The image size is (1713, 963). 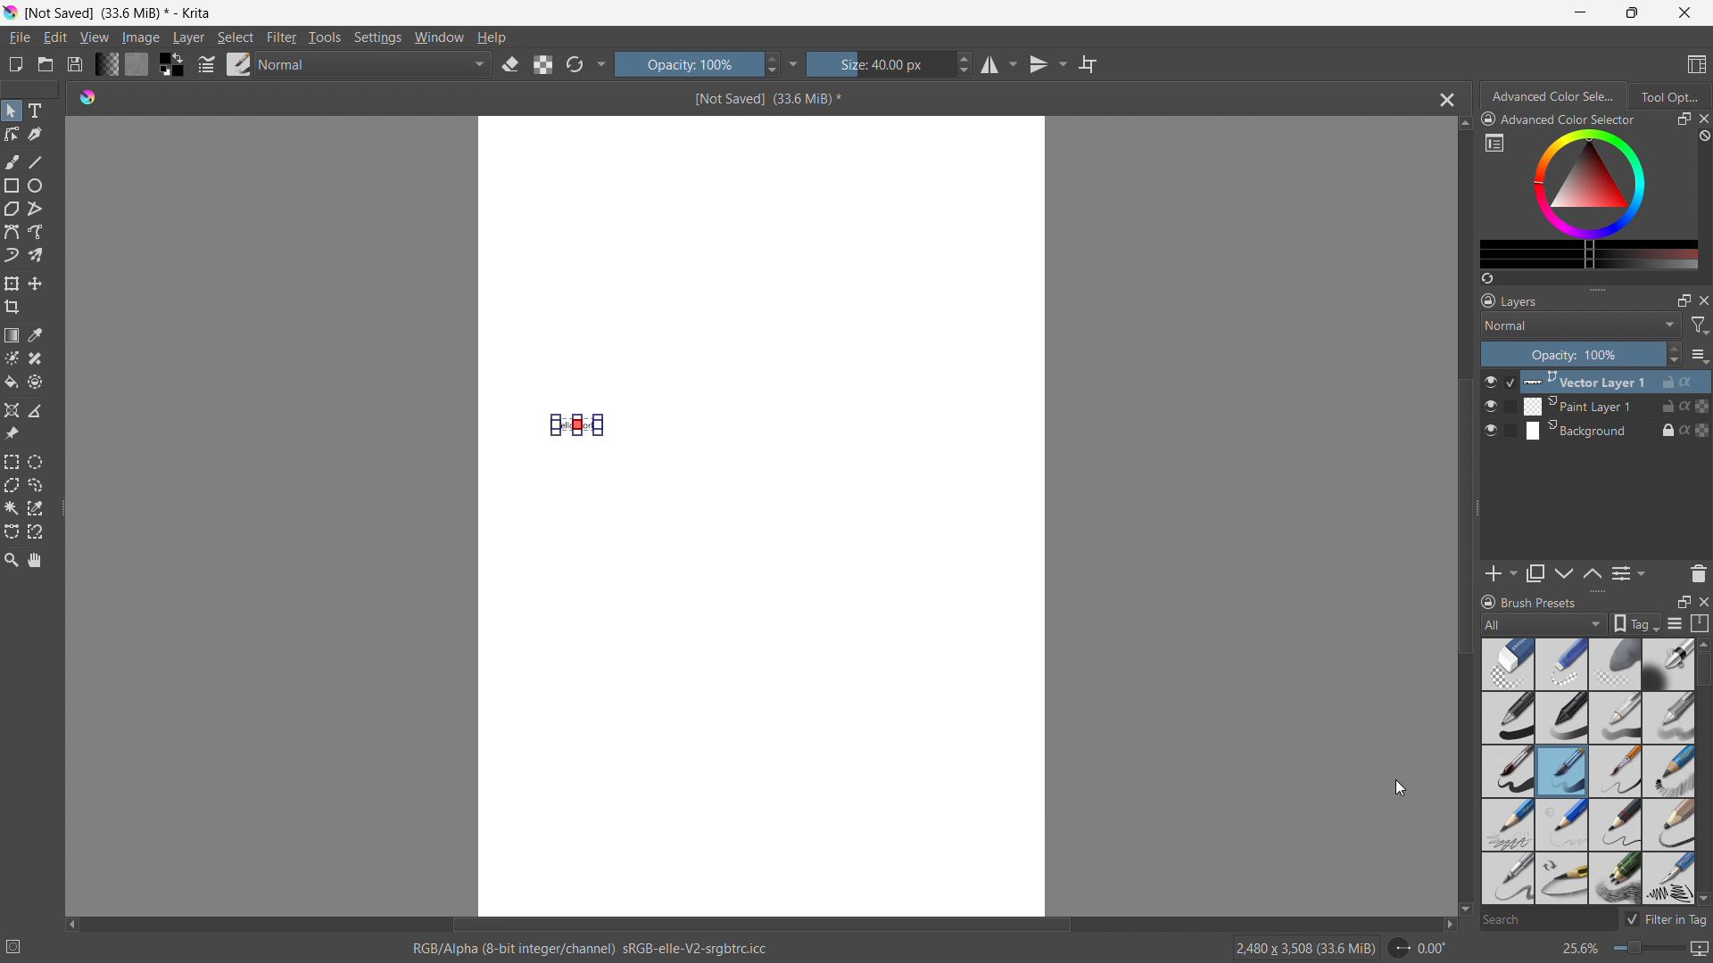 I want to click on layer, so click(x=188, y=37).